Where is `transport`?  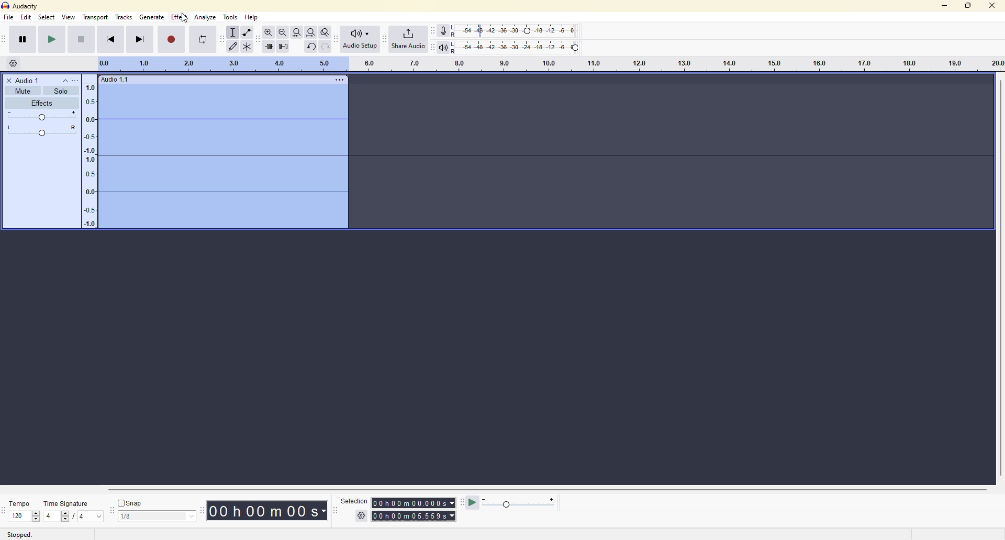 transport is located at coordinates (96, 17).